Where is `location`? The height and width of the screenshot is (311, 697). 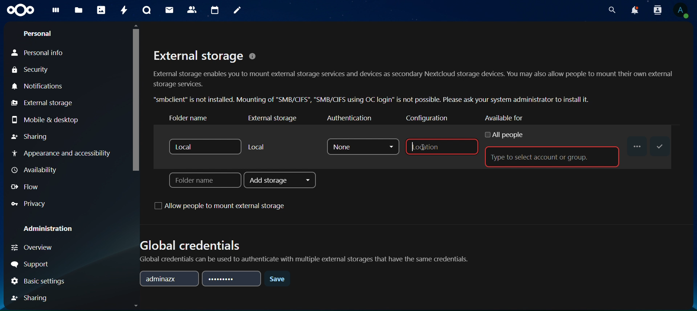 location is located at coordinates (441, 147).